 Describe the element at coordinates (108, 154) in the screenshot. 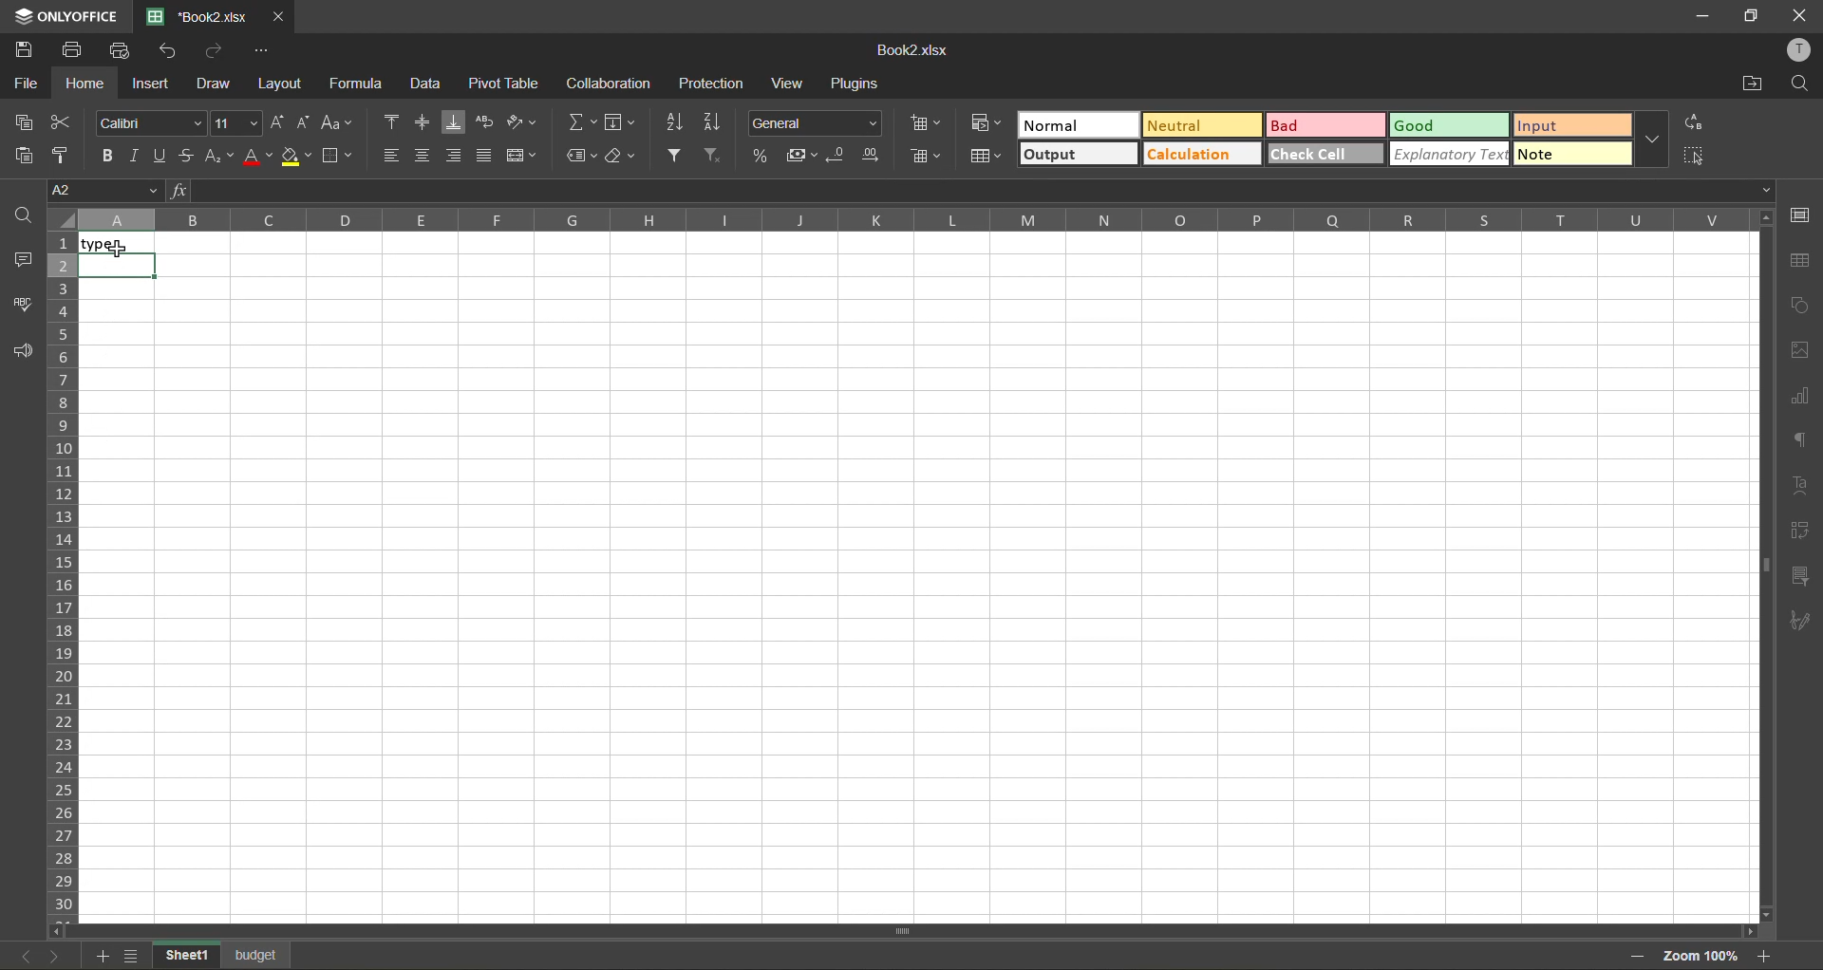

I see `bold` at that location.